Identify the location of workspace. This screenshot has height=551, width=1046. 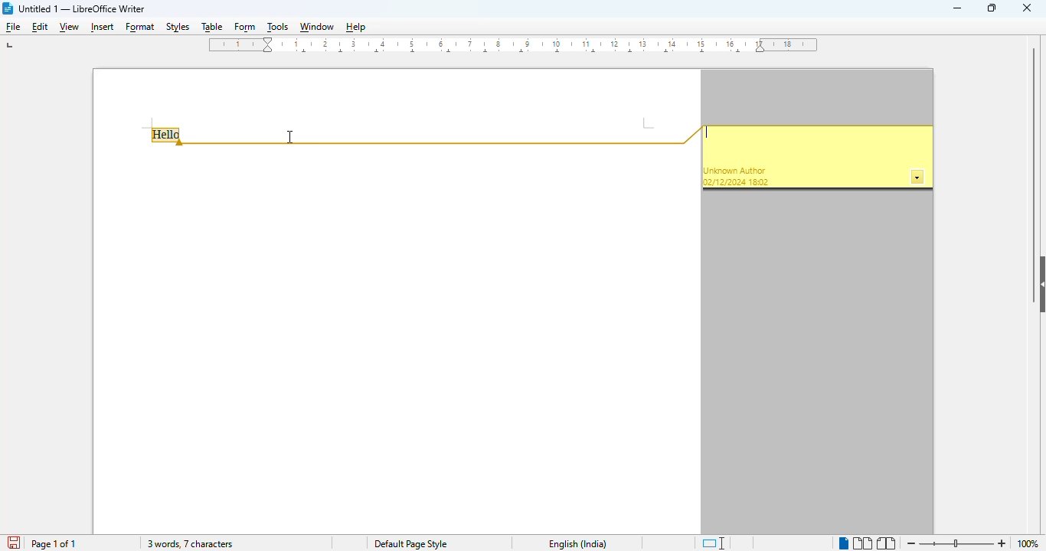
(395, 341).